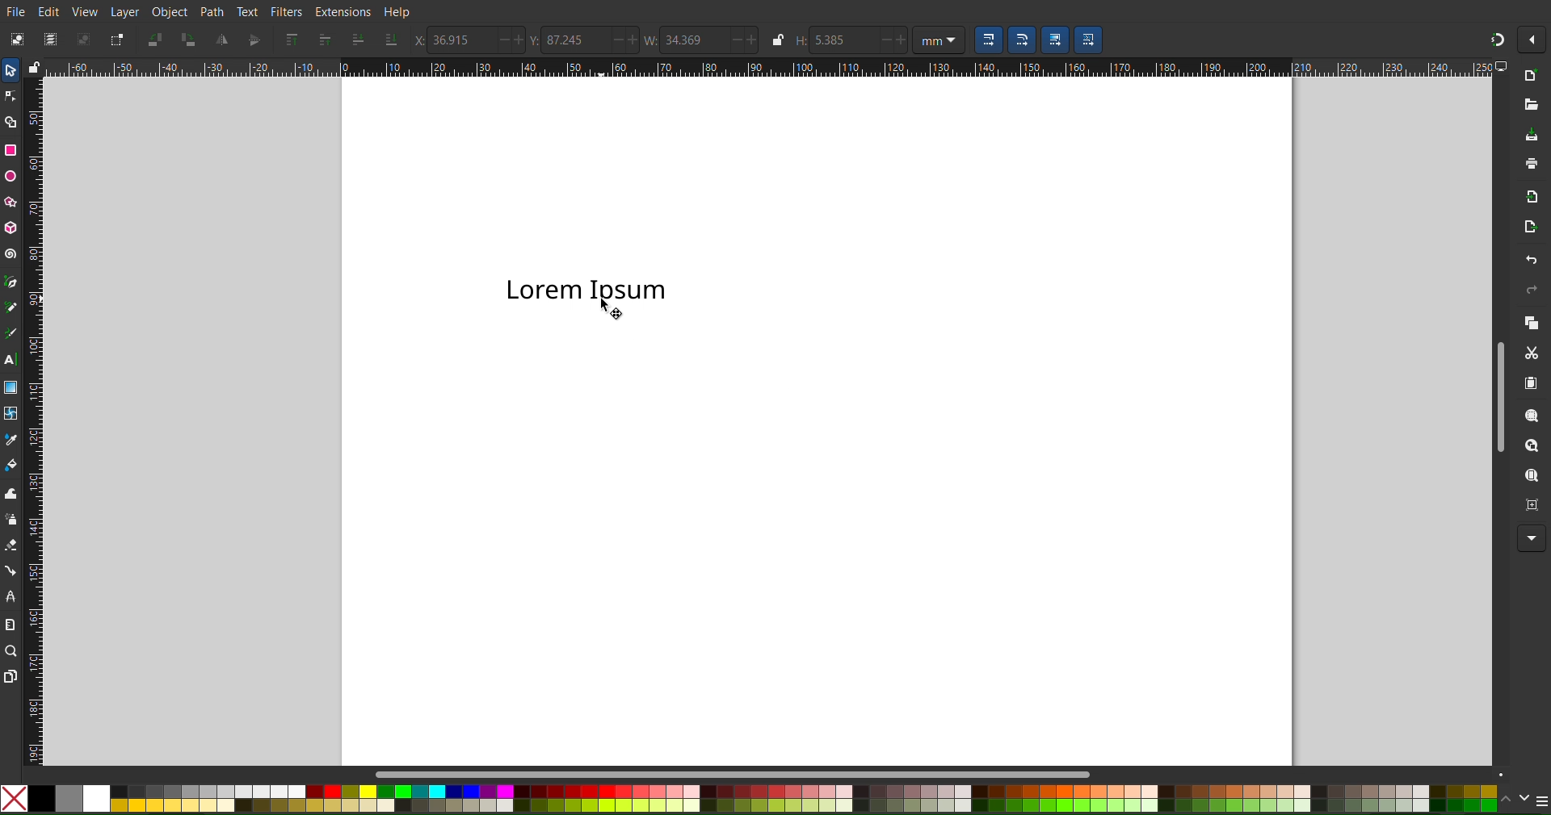 The width and height of the screenshot is (1551, 815). What do you see at coordinates (1532, 75) in the screenshot?
I see `New` at bounding box center [1532, 75].